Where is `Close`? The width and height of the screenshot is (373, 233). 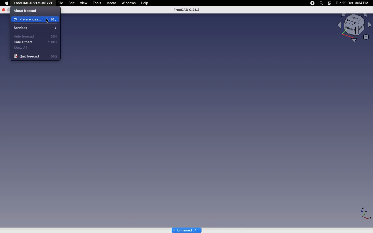
Close is located at coordinates (4, 10).